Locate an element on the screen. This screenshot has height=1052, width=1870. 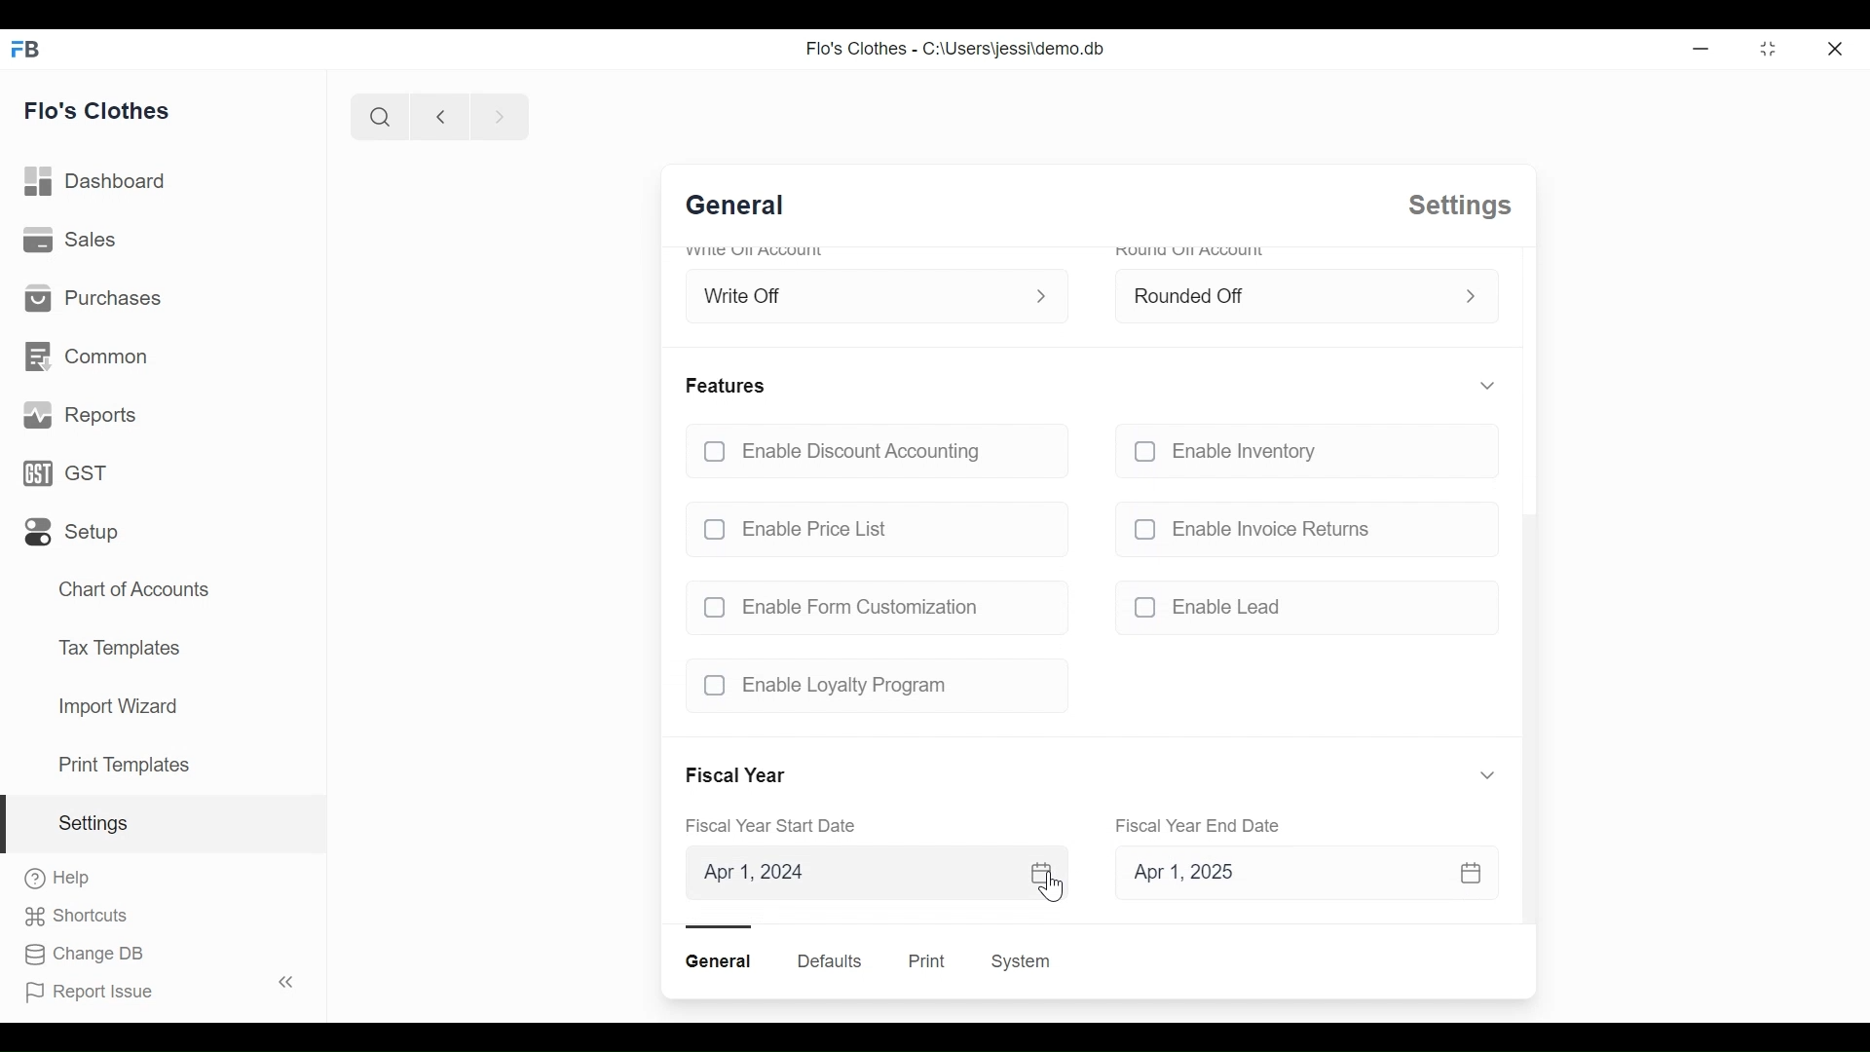
Print Templates is located at coordinates (124, 765).